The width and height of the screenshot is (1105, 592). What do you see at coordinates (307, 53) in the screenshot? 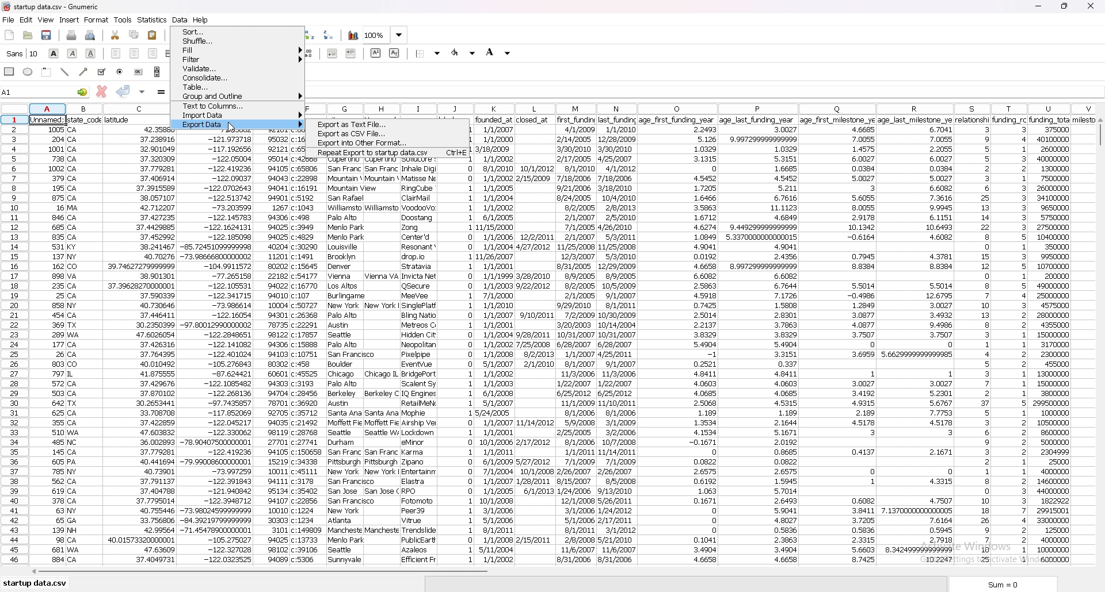
I see `decrease decimals` at bounding box center [307, 53].